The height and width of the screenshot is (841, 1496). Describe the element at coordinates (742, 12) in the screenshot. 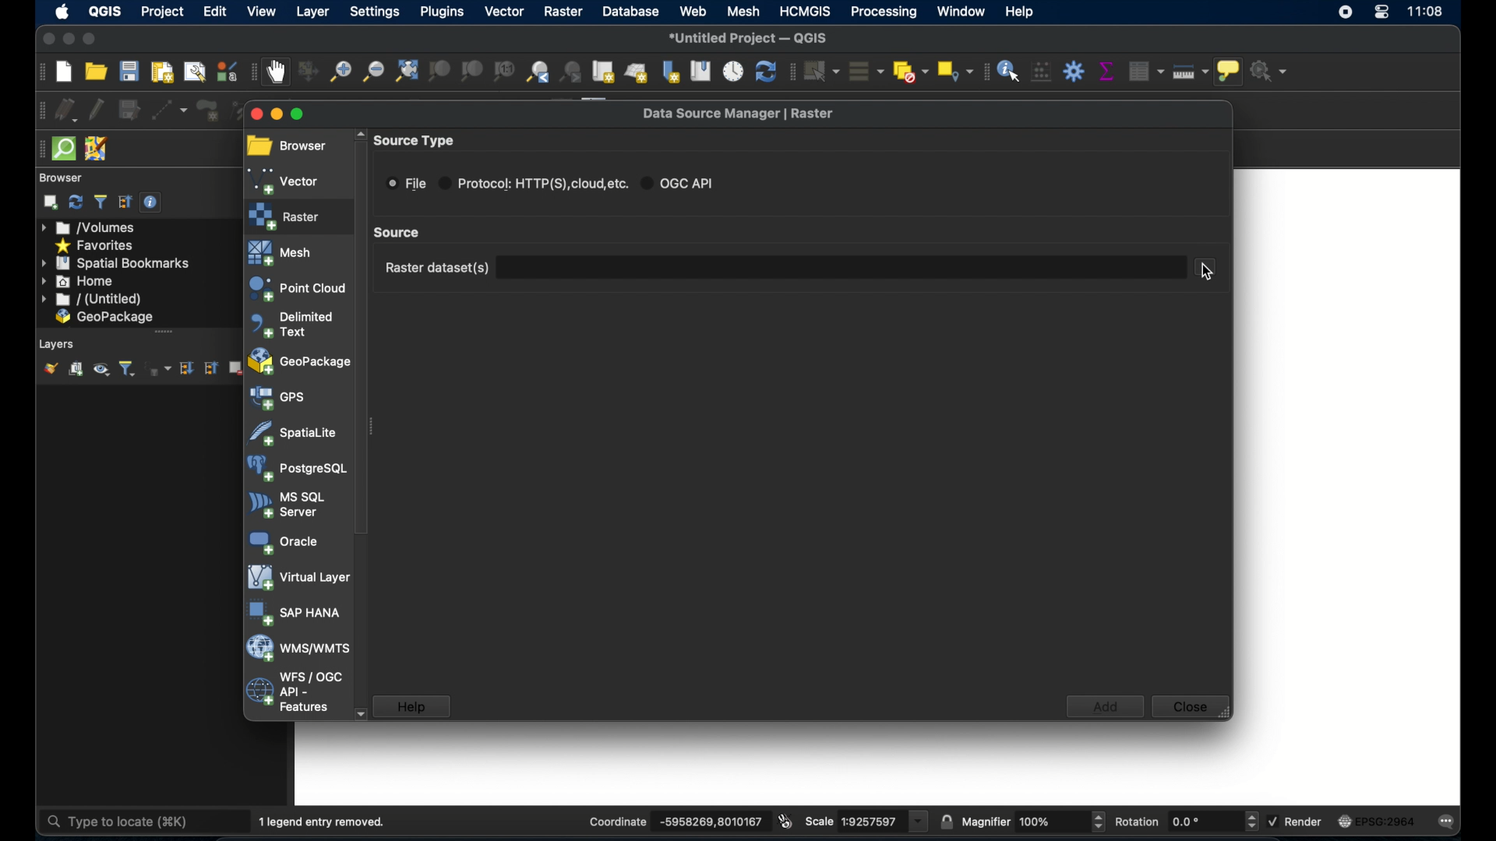

I see `mesh` at that location.